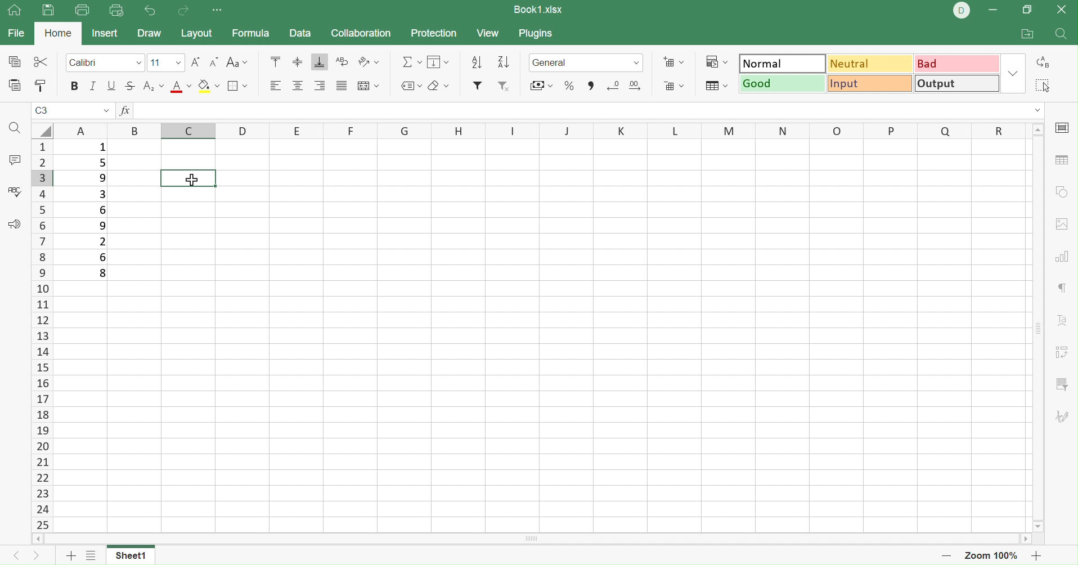 The height and width of the screenshot is (565, 1078). I want to click on Next, so click(35, 557).